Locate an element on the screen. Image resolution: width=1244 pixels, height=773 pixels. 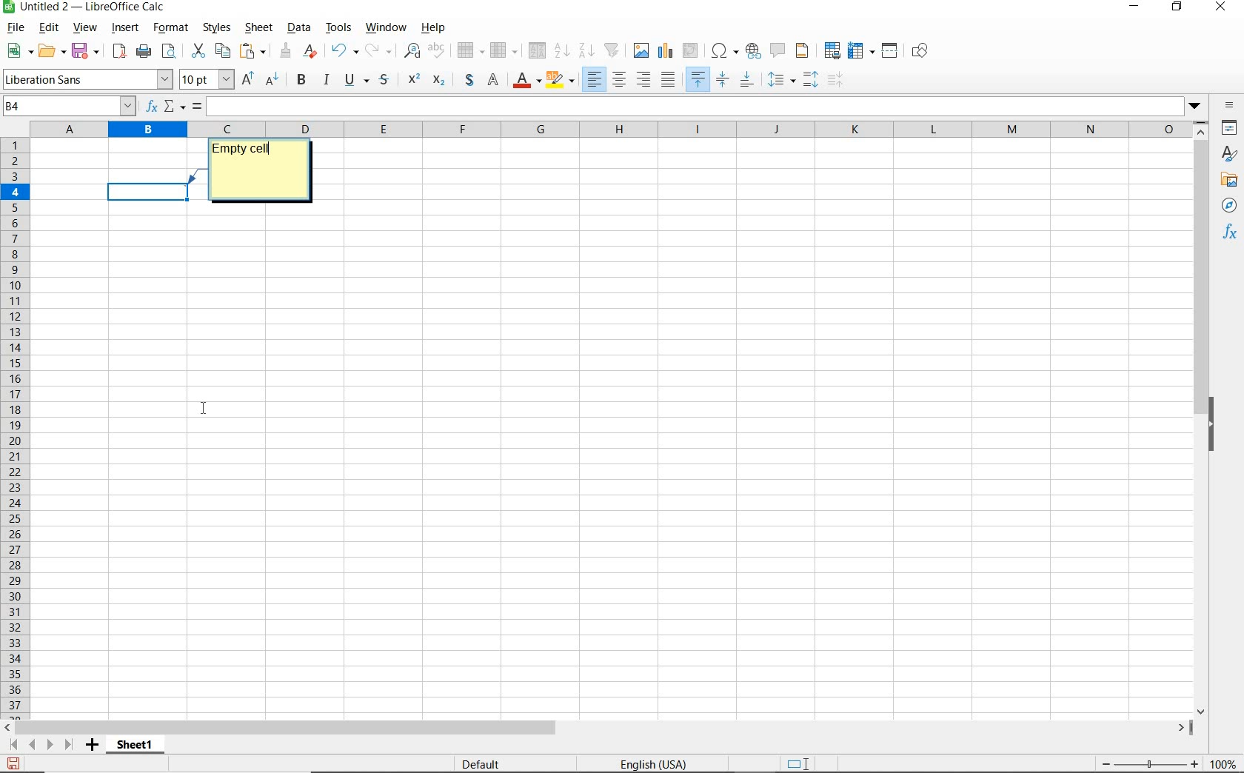
bold is located at coordinates (301, 80).